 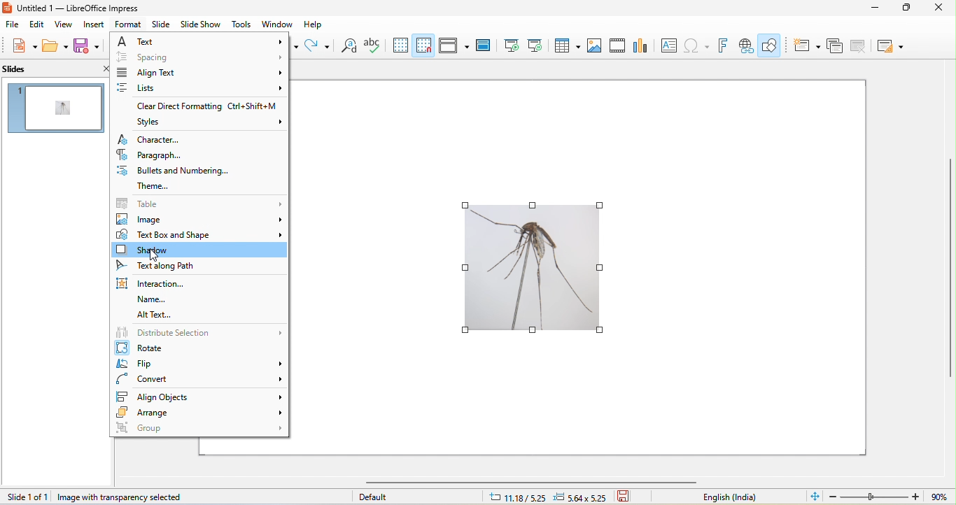 I want to click on minimize, so click(x=879, y=8).